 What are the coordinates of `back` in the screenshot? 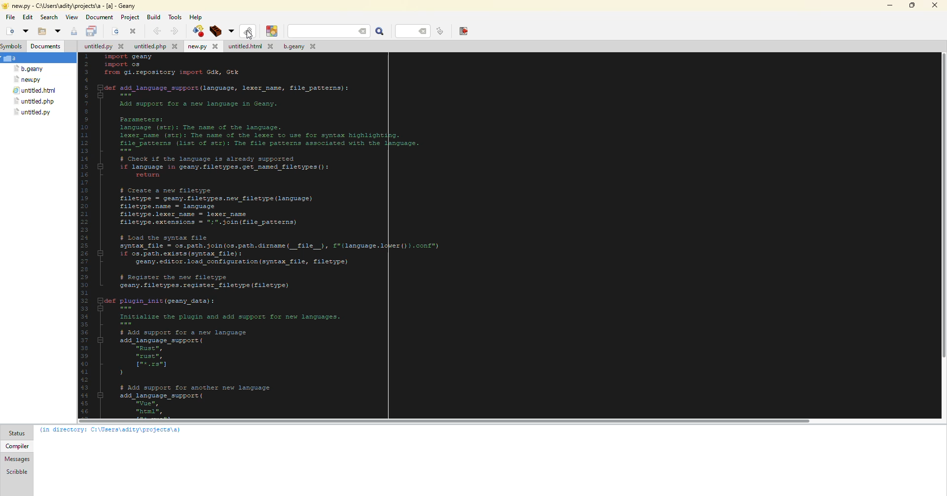 It's located at (157, 31).